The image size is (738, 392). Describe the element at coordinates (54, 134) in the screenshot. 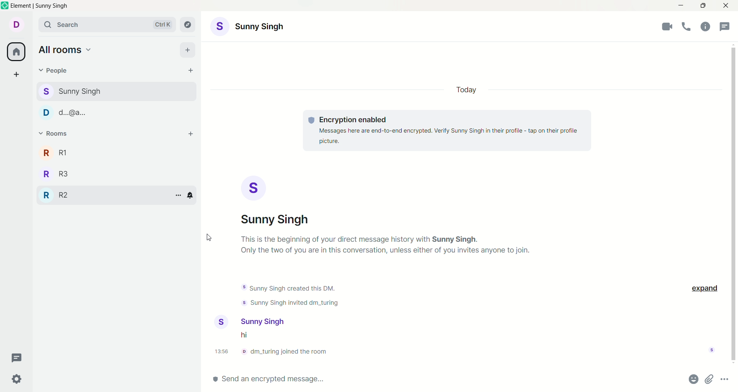

I see `rooms` at that location.